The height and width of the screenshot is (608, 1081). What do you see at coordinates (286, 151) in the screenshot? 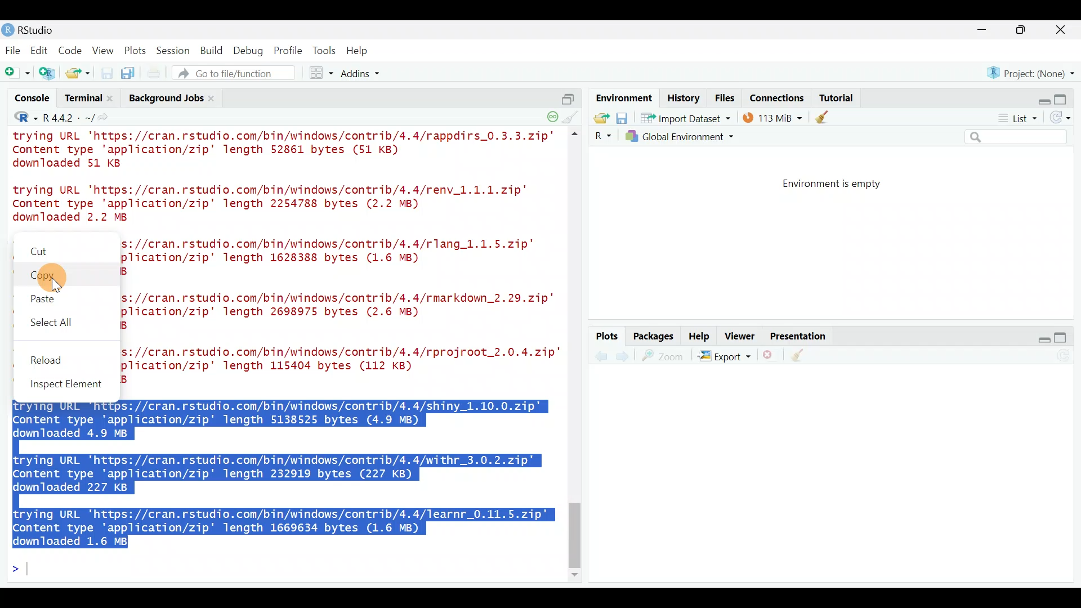
I see `trying URL 'https://cran.rstudio.com/bin/windows/contrib/4.4/rappdirs_0.3.3.zip"’
Content type 'application/zip' length 52861 bytes (51 KB)
downloaded 51 KB` at bounding box center [286, 151].